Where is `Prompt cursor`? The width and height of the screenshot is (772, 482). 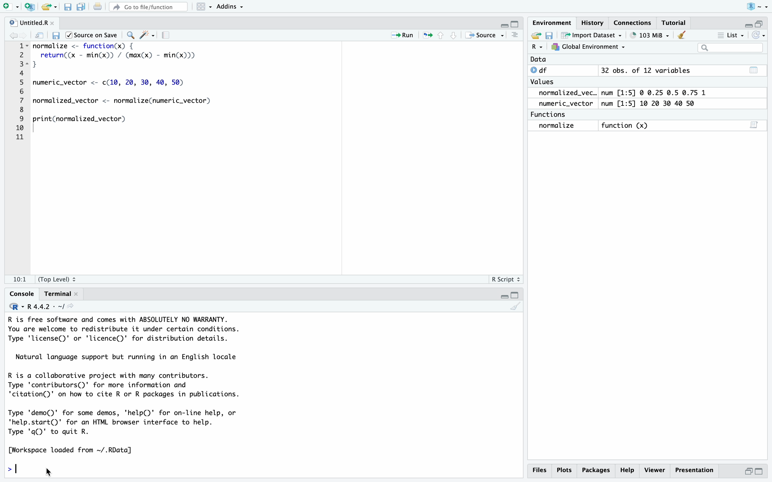 Prompt cursor is located at coordinates (15, 467).